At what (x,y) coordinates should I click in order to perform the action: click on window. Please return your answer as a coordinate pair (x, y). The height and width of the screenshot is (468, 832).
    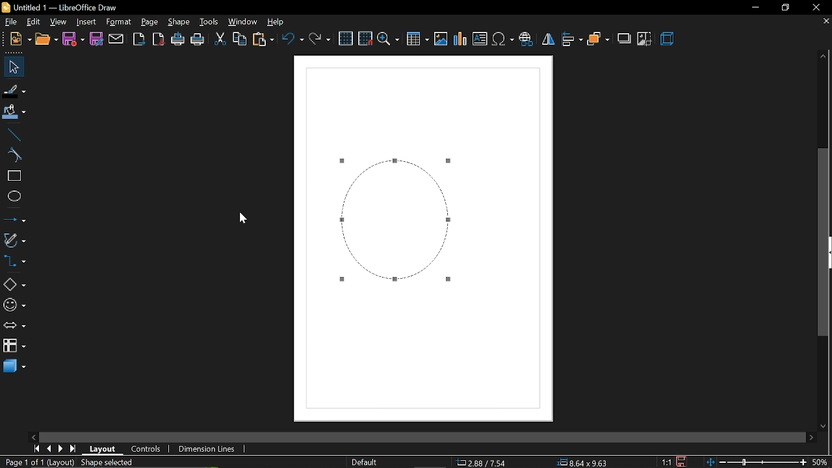
    Looking at the image, I should click on (241, 21).